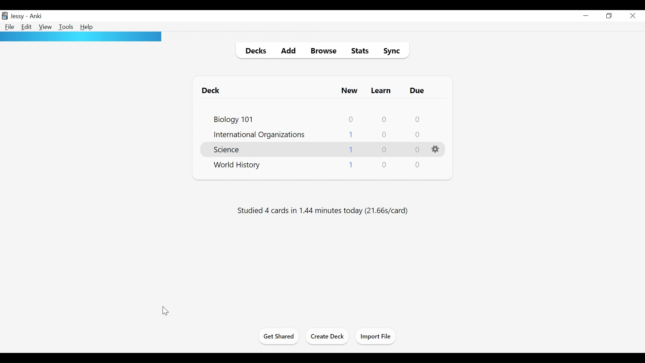  What do you see at coordinates (45, 27) in the screenshot?
I see `View` at bounding box center [45, 27].